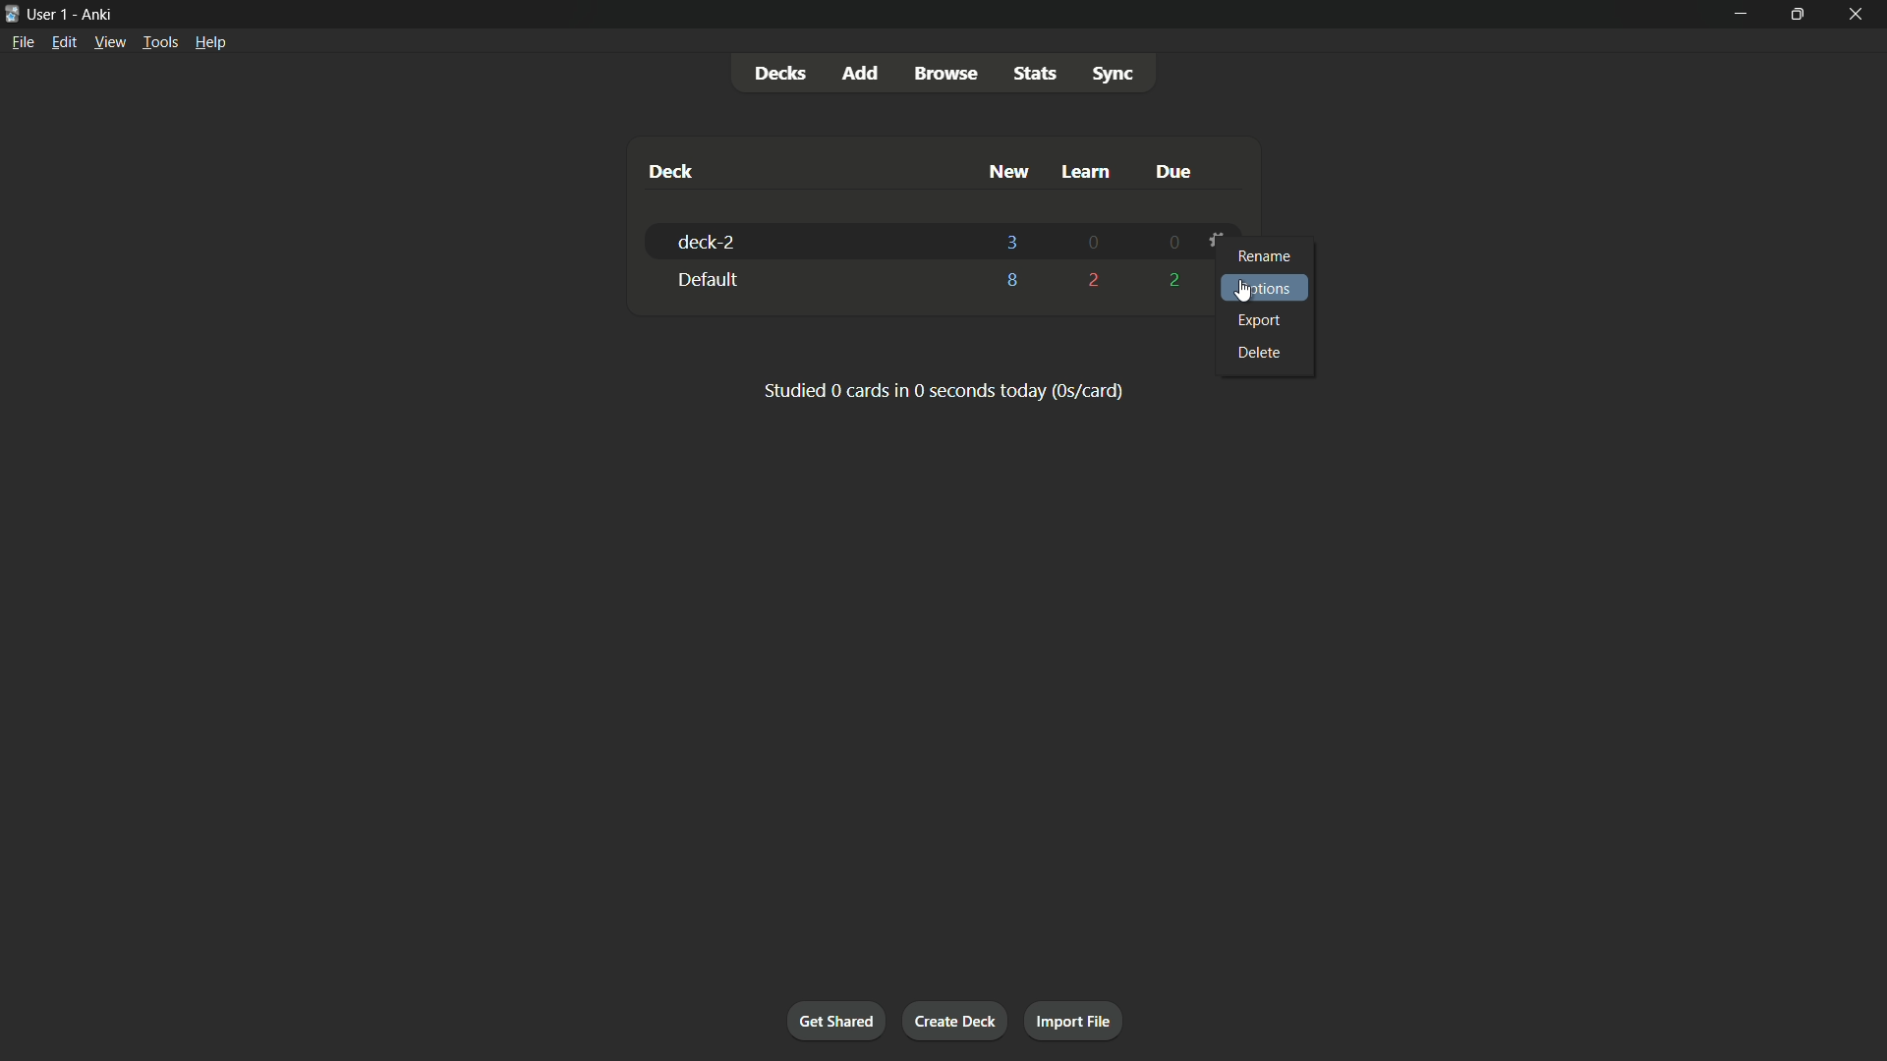 The width and height of the screenshot is (1887, 1061). Describe the element at coordinates (1266, 257) in the screenshot. I see `rename` at that location.